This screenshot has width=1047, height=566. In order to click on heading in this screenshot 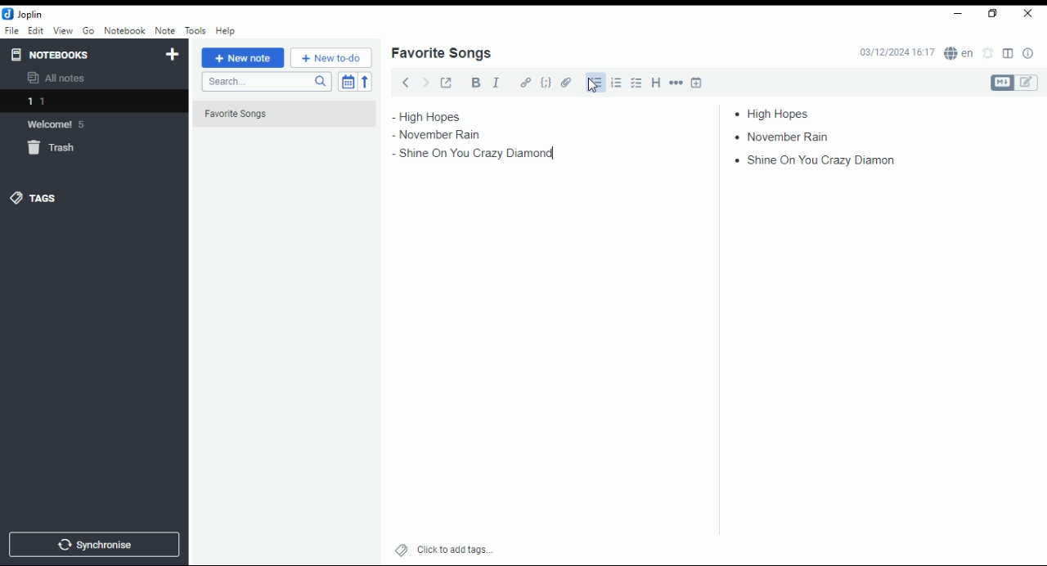, I will do `click(657, 81)`.